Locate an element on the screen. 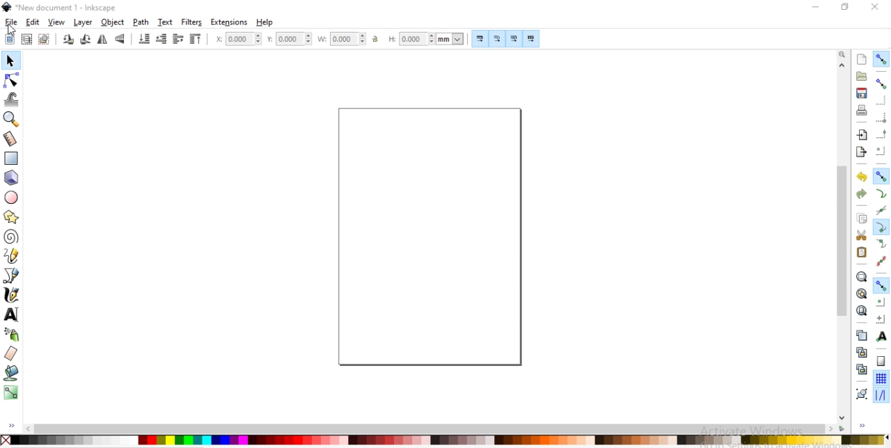 The image size is (891, 448). export a document is located at coordinates (861, 152).